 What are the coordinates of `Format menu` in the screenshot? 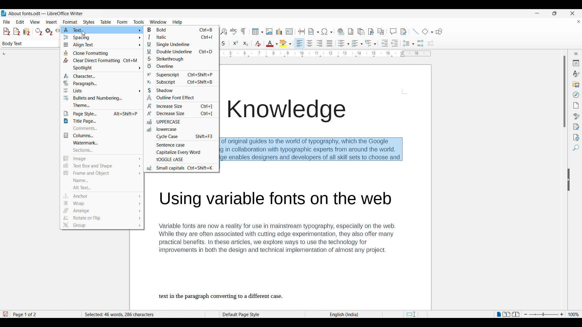 It's located at (70, 22).